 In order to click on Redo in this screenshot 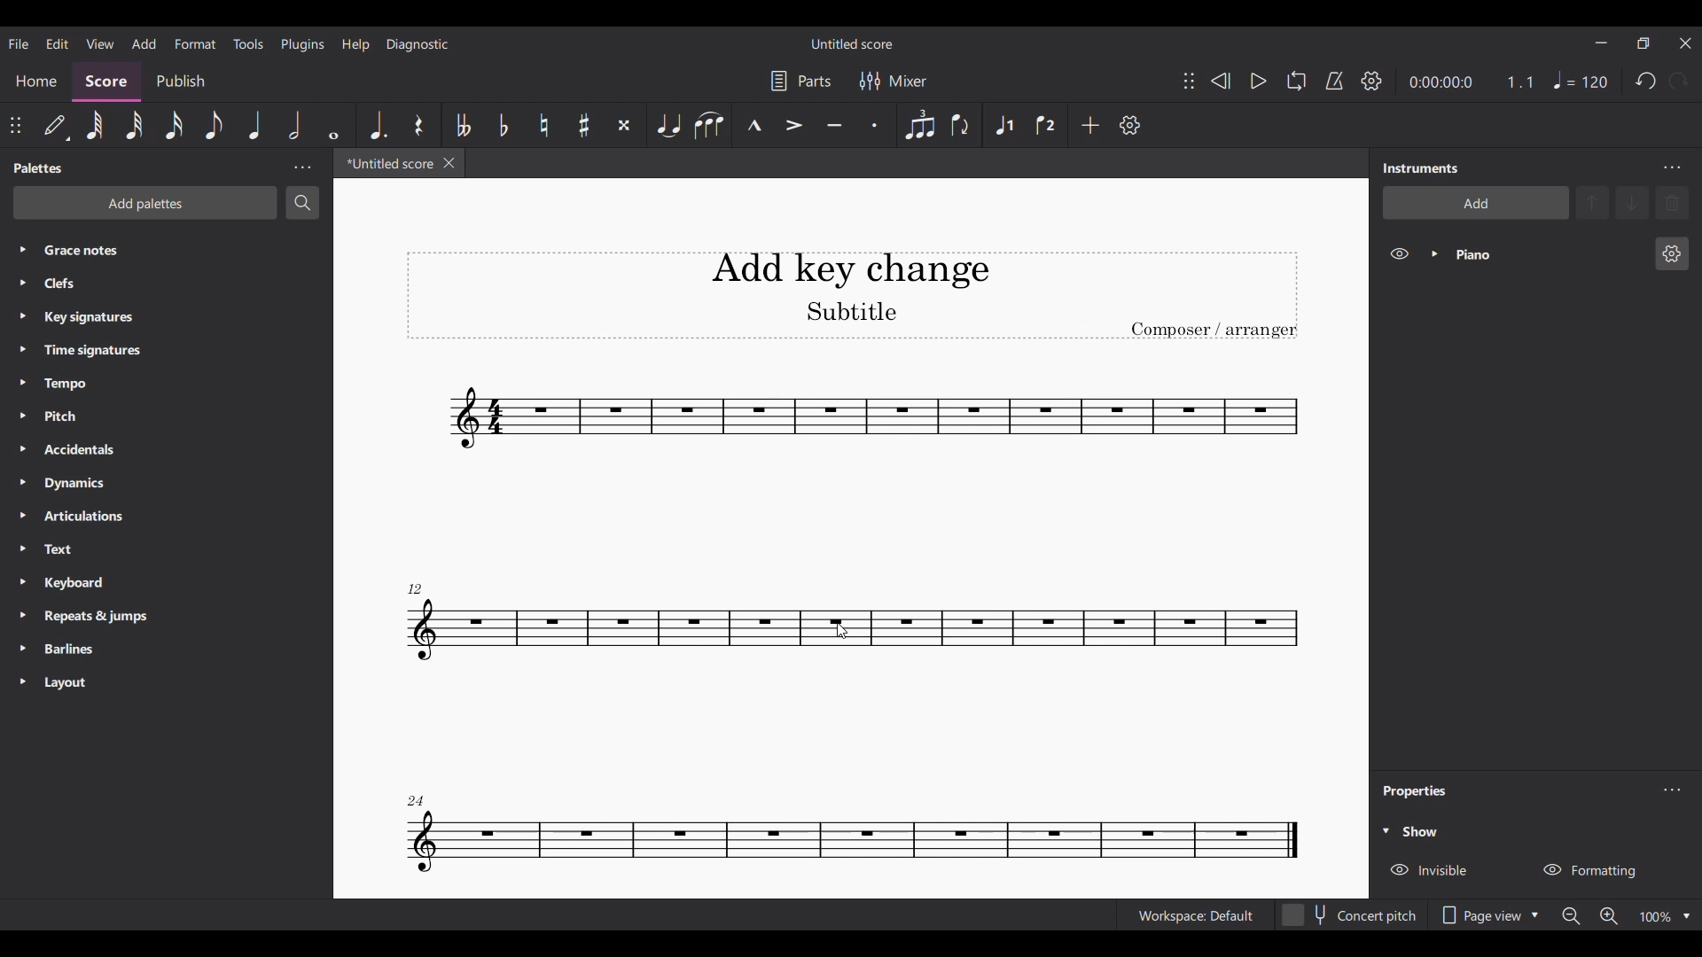, I will do `click(1678, 81)`.